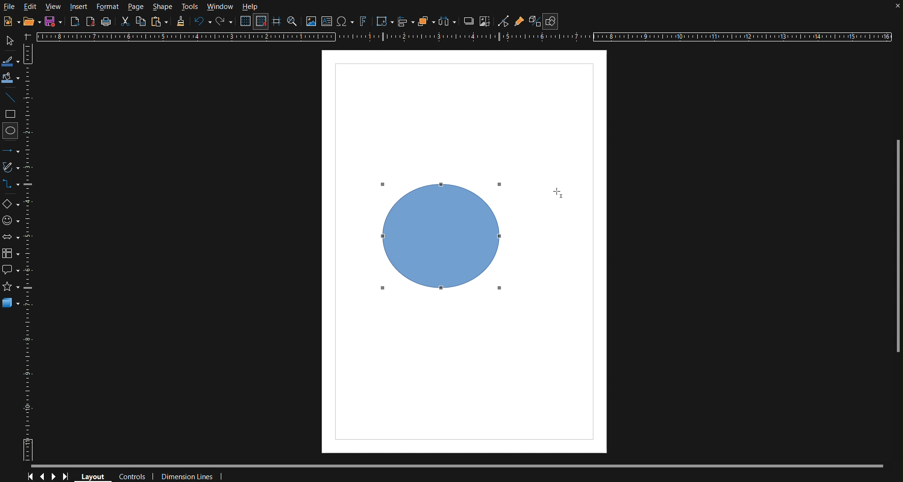 The image size is (903, 482). What do you see at coordinates (250, 7) in the screenshot?
I see `Help` at bounding box center [250, 7].